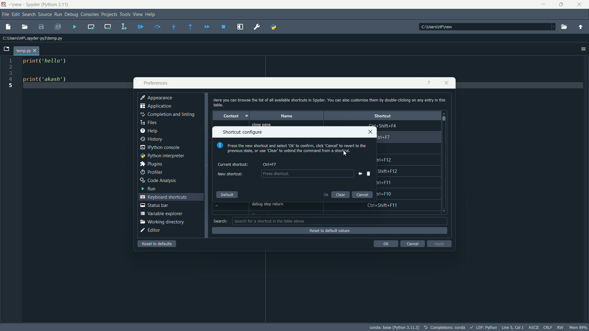  I want to click on variable explorer, so click(161, 213).